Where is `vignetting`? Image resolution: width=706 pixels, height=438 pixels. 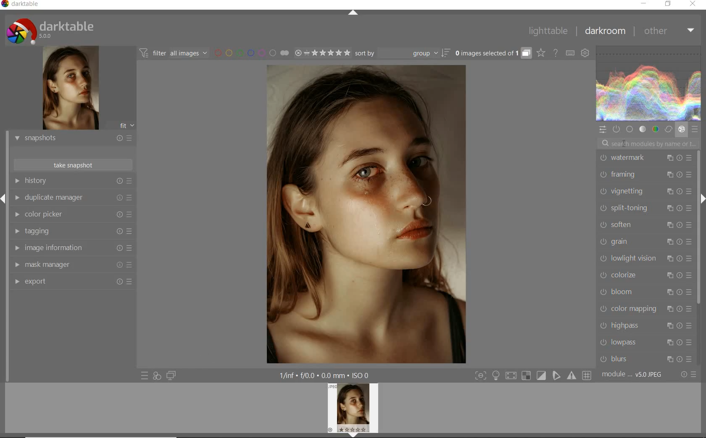 vignetting is located at coordinates (644, 191).